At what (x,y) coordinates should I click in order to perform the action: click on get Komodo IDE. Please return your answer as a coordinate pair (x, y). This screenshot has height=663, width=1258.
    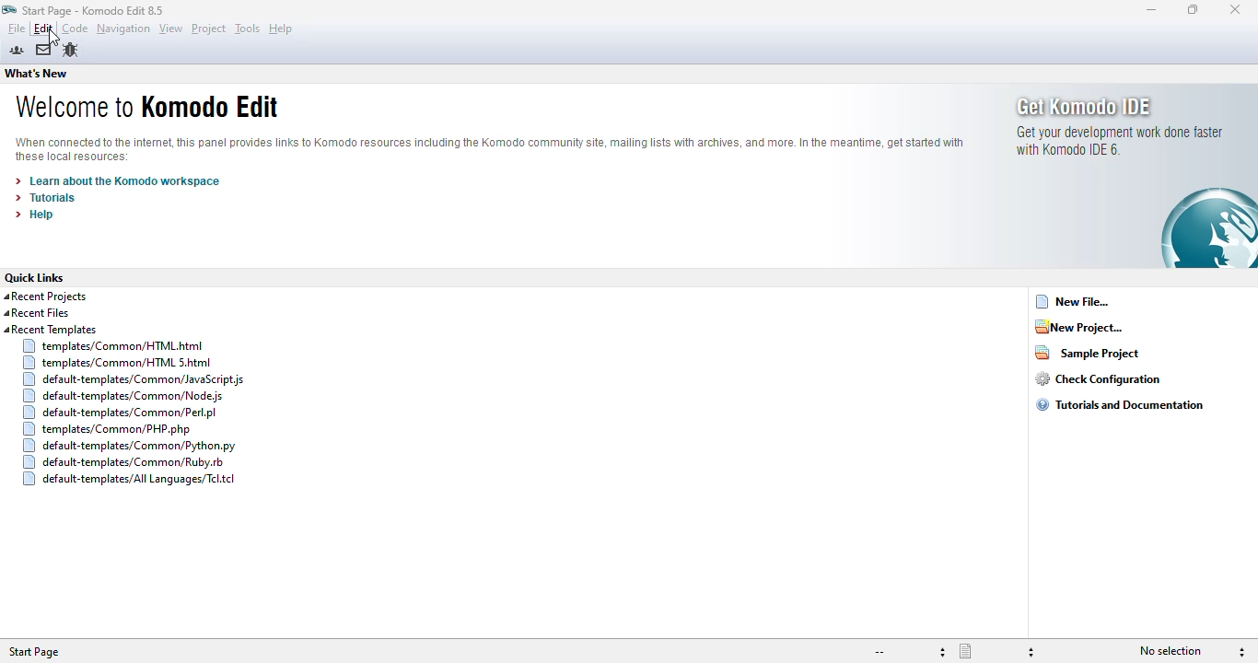
    Looking at the image, I should click on (1135, 175).